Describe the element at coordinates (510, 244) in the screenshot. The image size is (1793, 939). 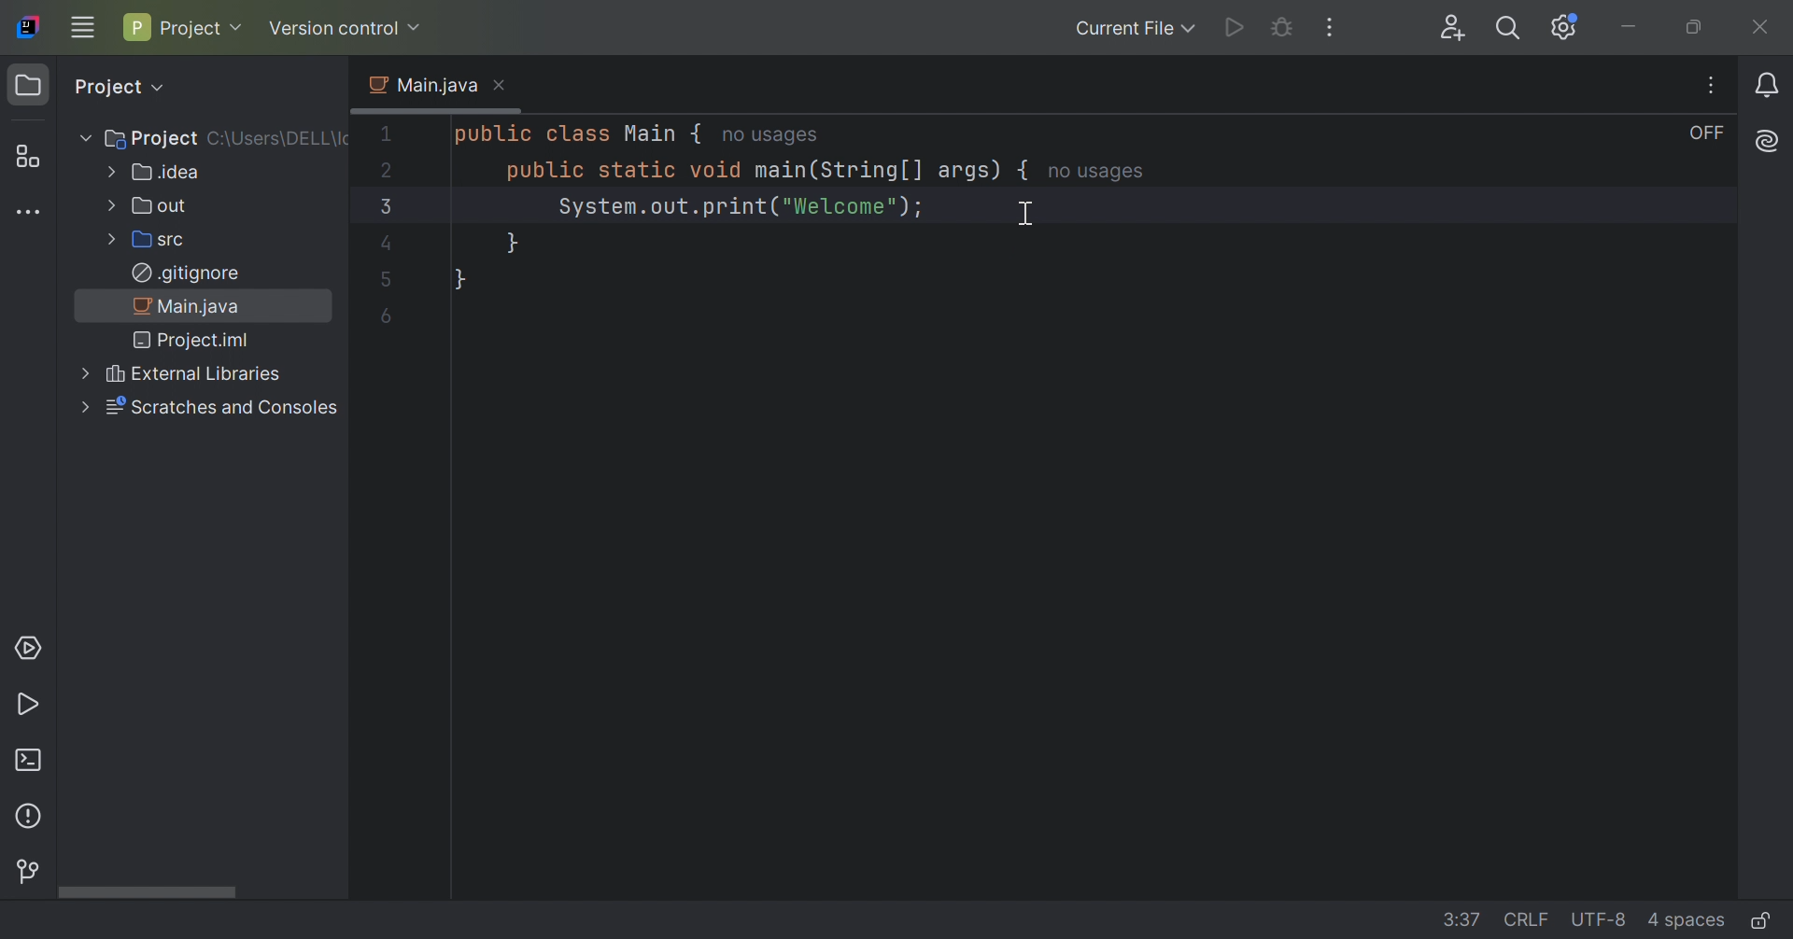
I see `}` at that location.